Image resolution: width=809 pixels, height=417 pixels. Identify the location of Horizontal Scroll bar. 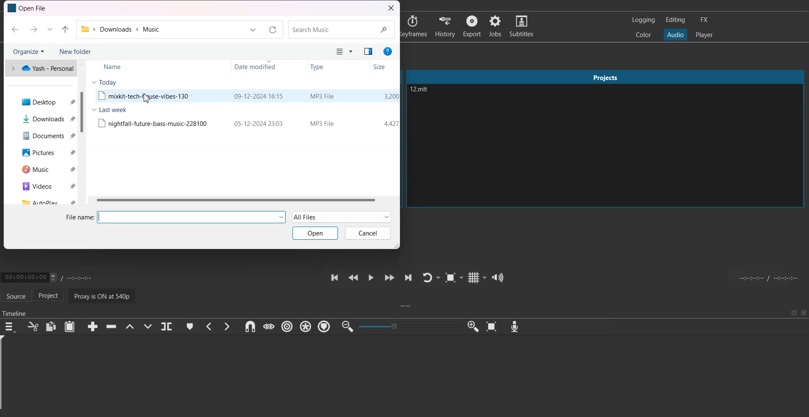
(243, 200).